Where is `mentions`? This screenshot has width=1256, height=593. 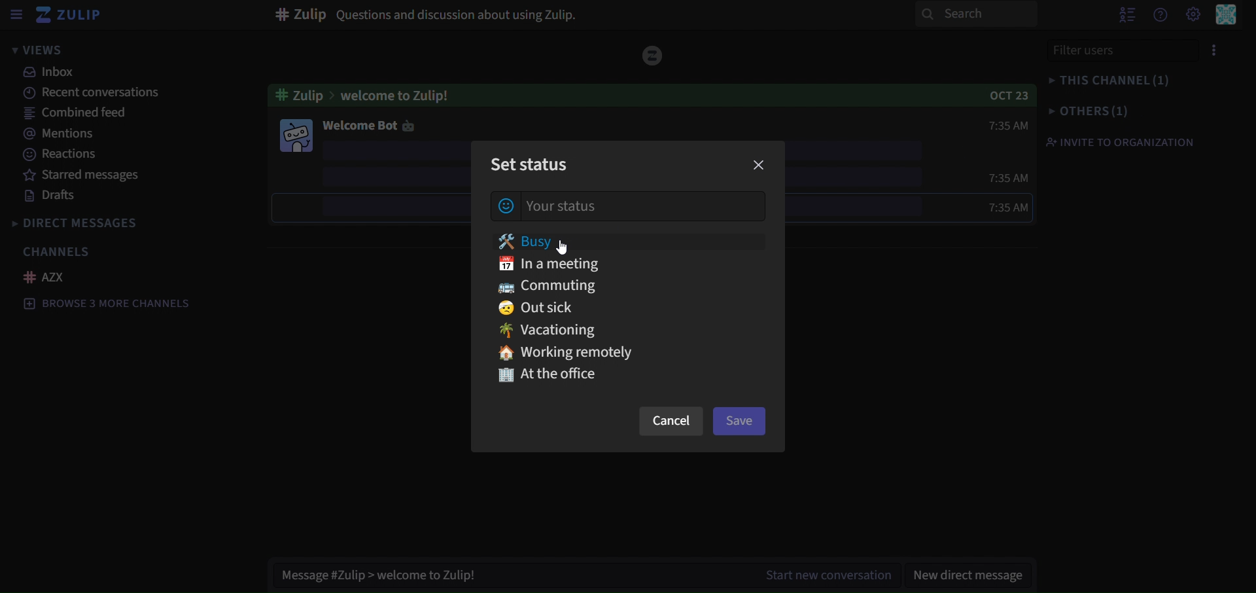
mentions is located at coordinates (60, 135).